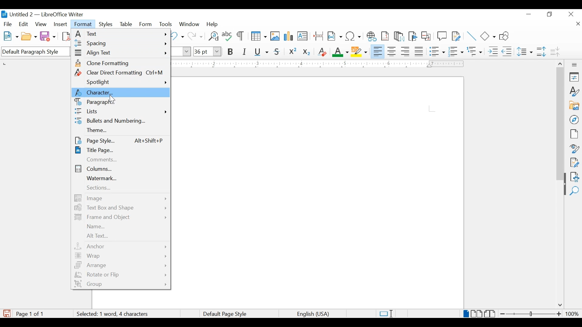 Image resolution: width=582 pixels, height=327 pixels. What do you see at coordinates (574, 163) in the screenshot?
I see `manage changes` at bounding box center [574, 163].